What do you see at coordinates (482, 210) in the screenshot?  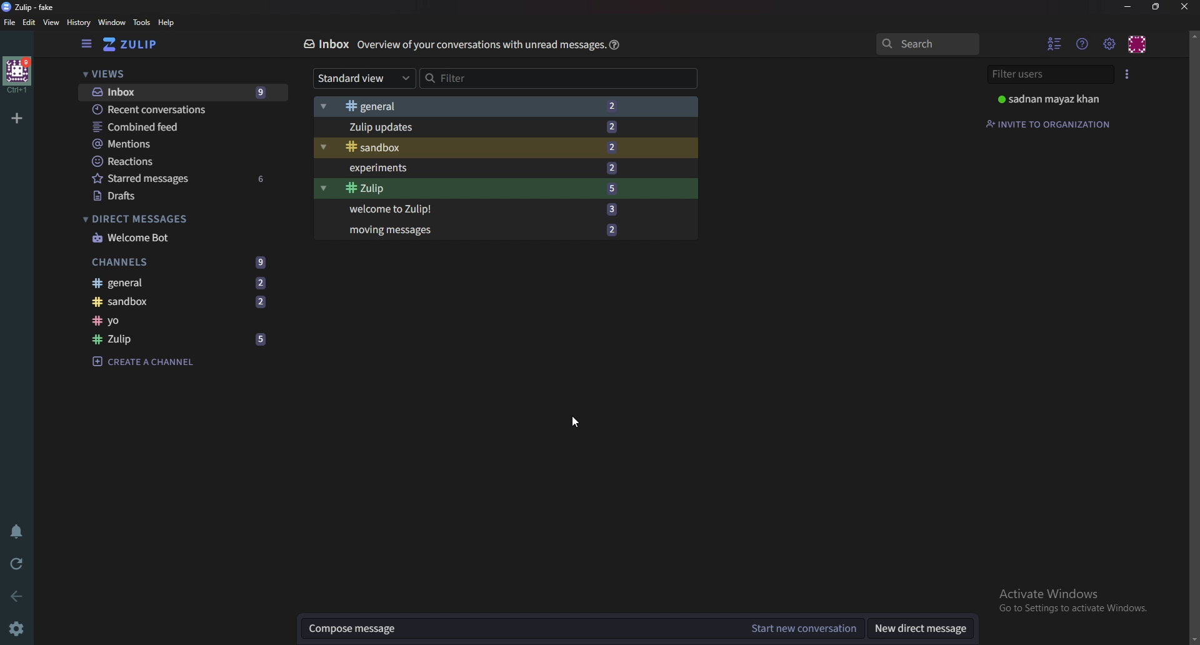 I see `Welcome to zulip` at bounding box center [482, 210].